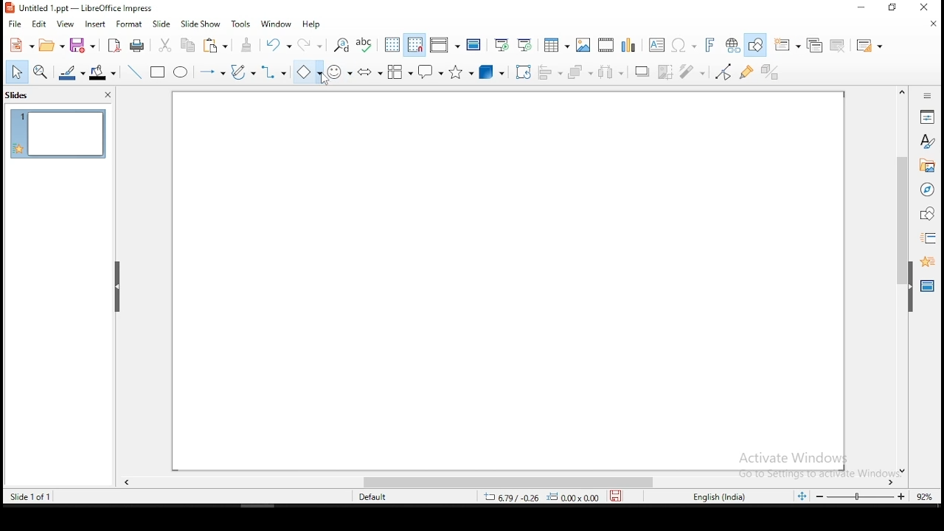 Image resolution: width=944 pixels, height=531 pixels. What do you see at coordinates (162, 22) in the screenshot?
I see `slide` at bounding box center [162, 22].